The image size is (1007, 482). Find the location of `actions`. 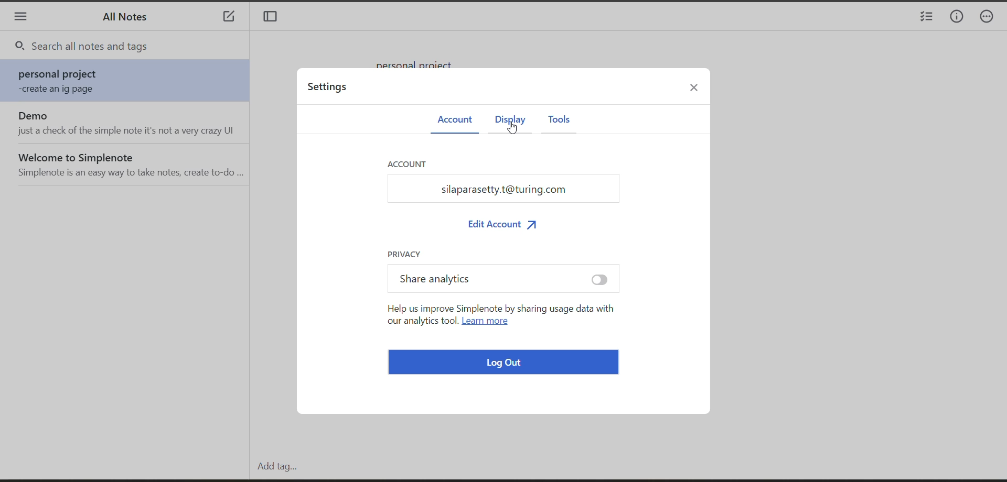

actions is located at coordinates (991, 18).